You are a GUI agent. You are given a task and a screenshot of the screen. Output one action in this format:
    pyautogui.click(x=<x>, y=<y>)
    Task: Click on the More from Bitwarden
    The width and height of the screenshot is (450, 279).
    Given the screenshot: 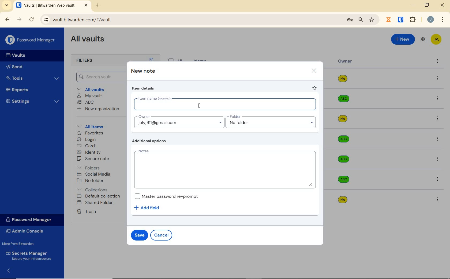 What is the action you would take?
    pyautogui.click(x=24, y=244)
    